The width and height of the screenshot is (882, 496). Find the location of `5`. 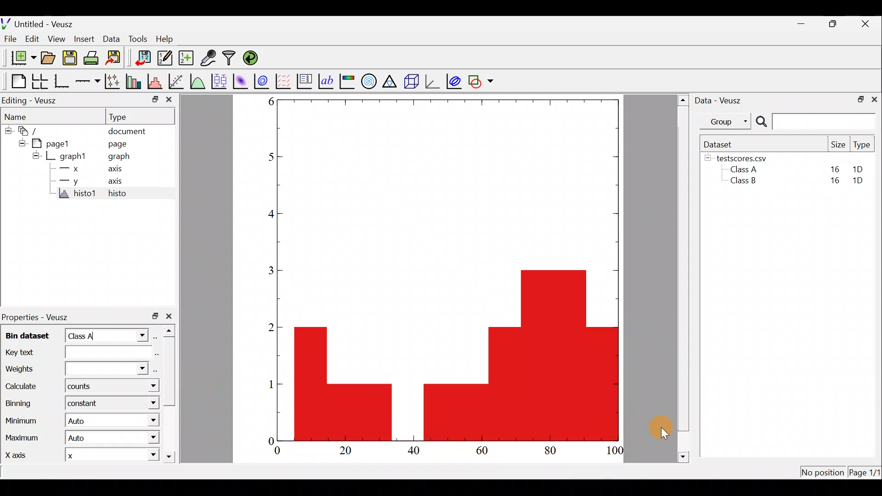

5 is located at coordinates (265, 157).